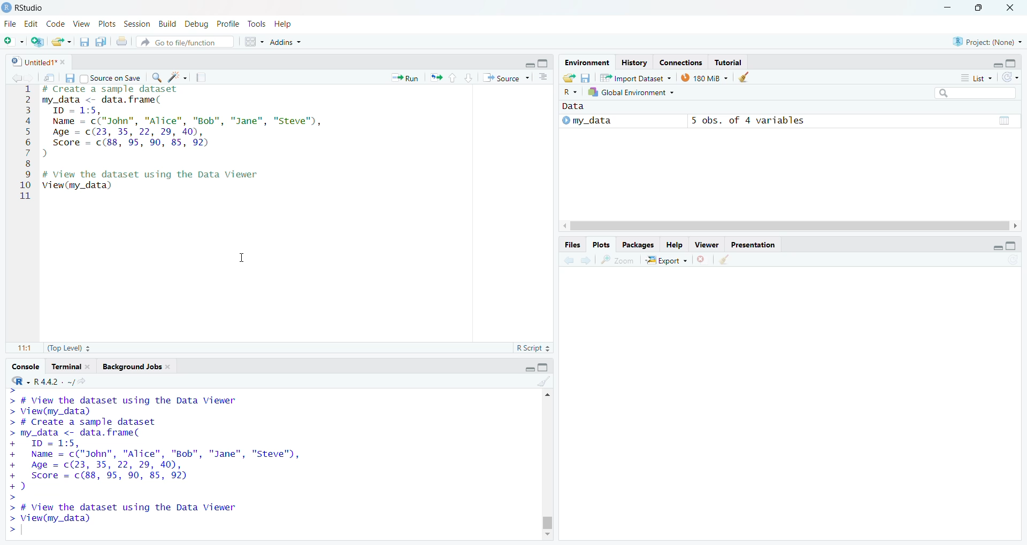 Image resolution: width=1027 pixels, height=545 pixels. Describe the element at coordinates (543, 368) in the screenshot. I see `Maximize` at that location.